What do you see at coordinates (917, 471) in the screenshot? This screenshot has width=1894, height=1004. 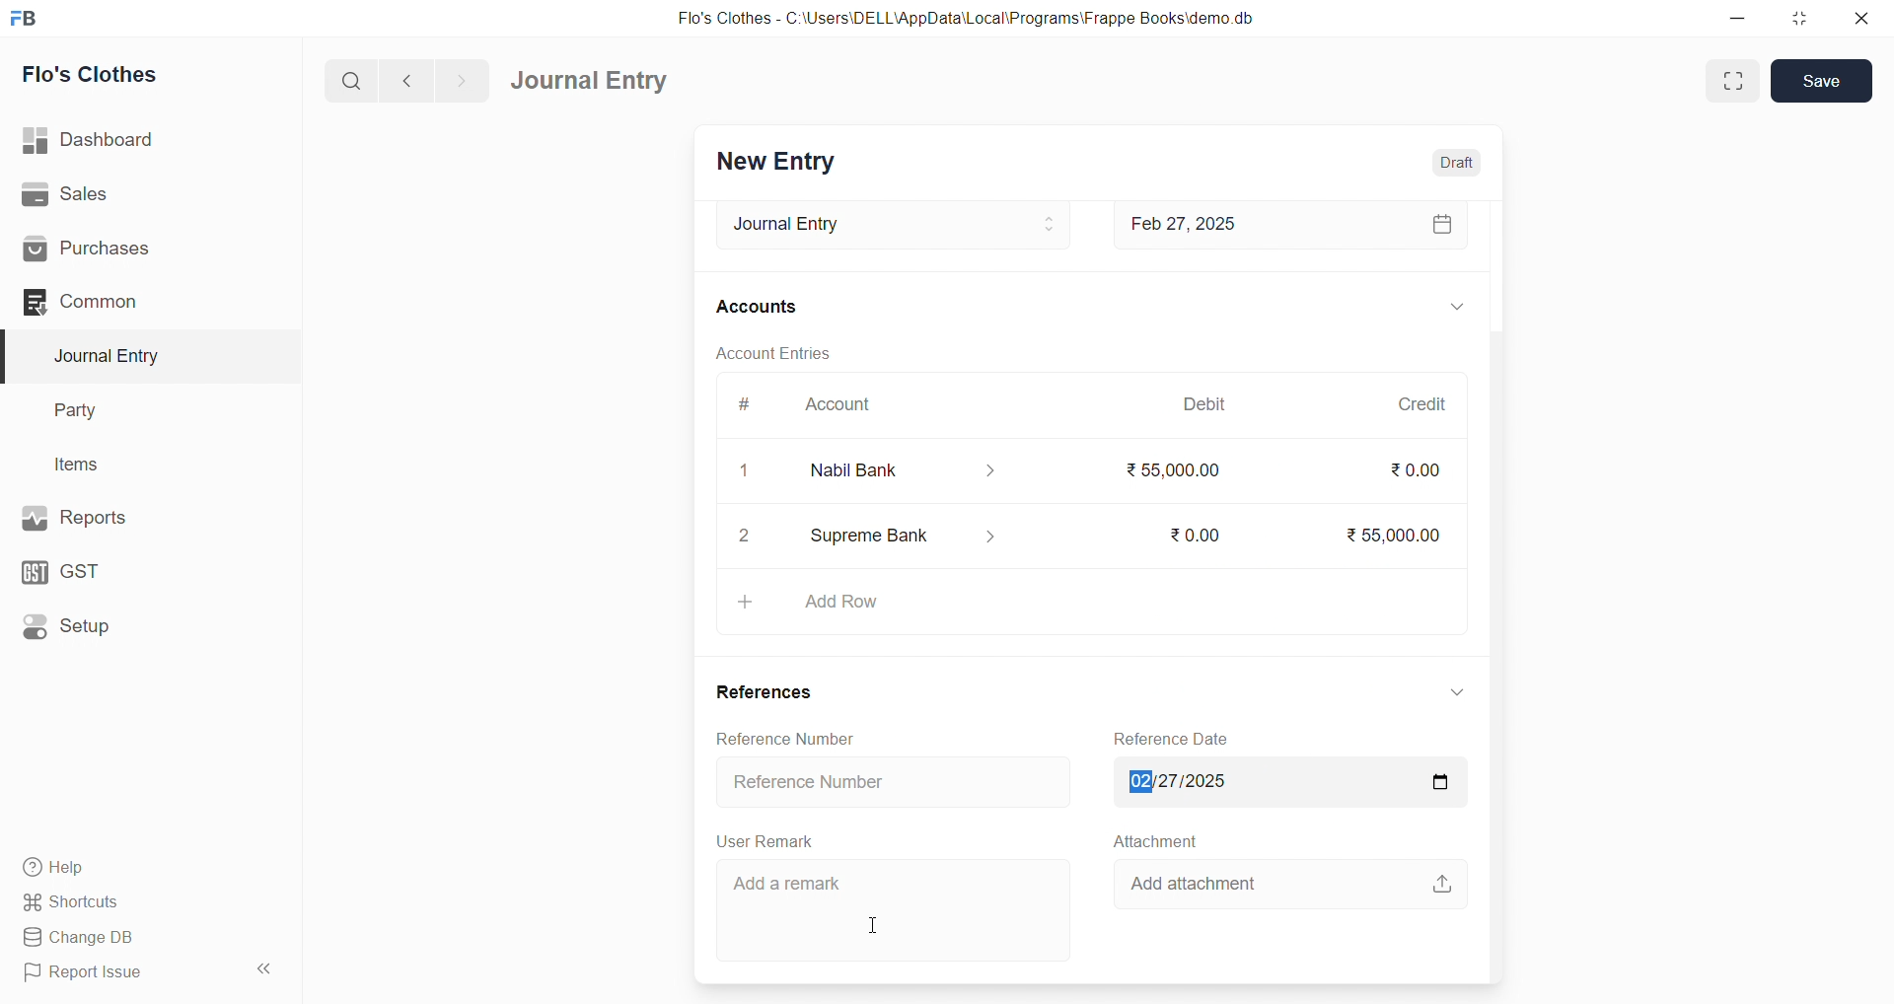 I see `Nabil Bank` at bounding box center [917, 471].